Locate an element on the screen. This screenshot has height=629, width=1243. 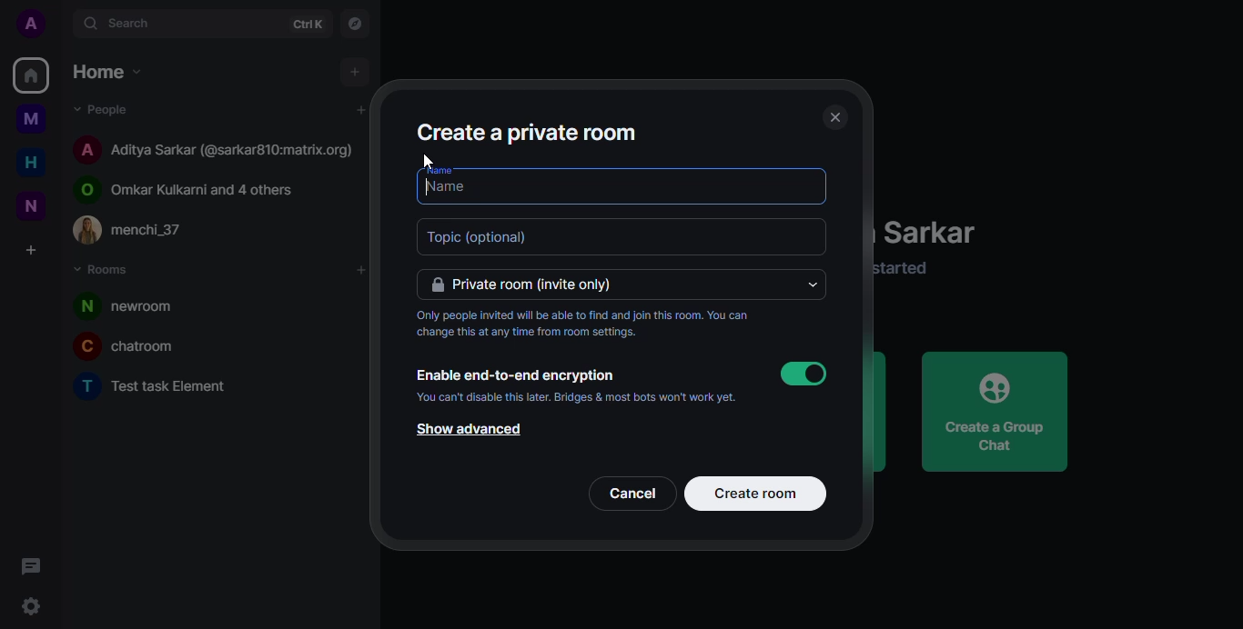
Test task element is located at coordinates (159, 388).